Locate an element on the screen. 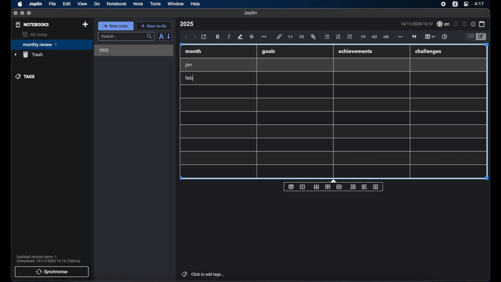  note title is located at coordinates (187, 24).